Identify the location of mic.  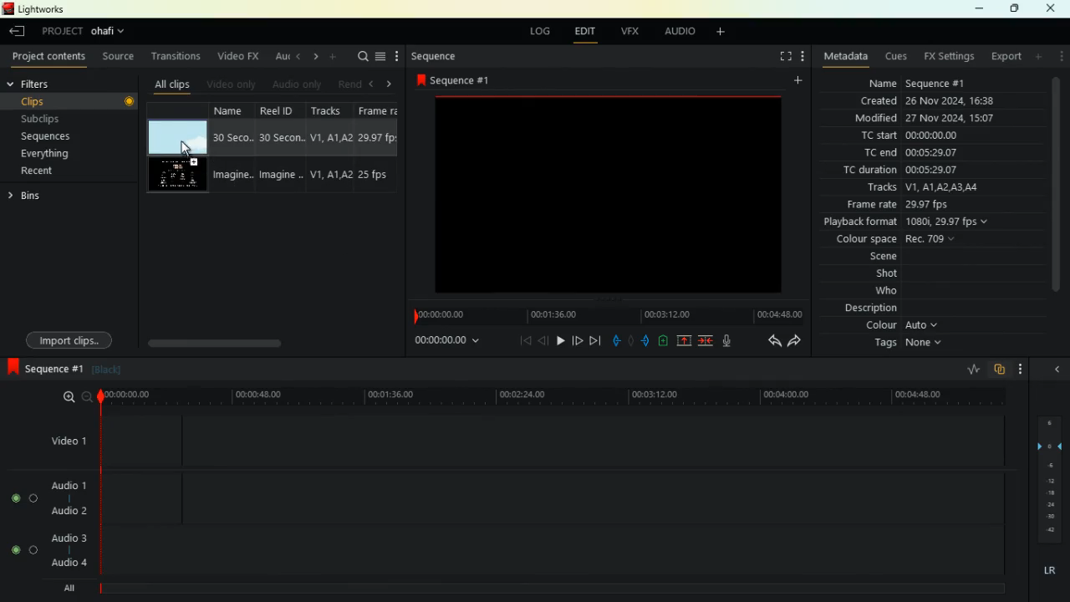
(728, 339).